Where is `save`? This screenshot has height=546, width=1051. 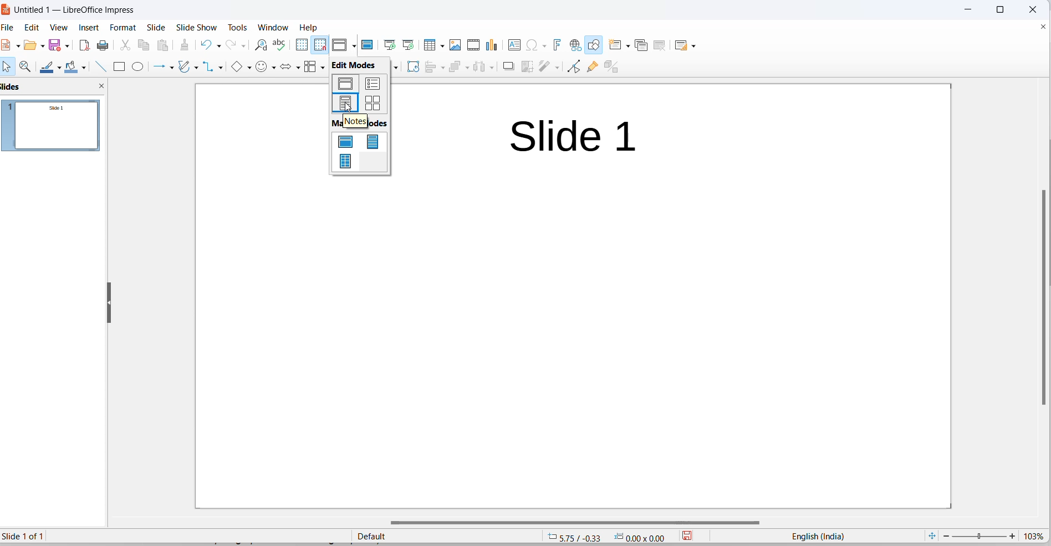
save is located at coordinates (55, 44).